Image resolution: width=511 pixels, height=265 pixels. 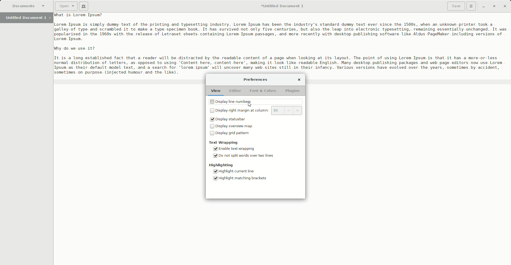 I want to click on Save, so click(x=454, y=6).